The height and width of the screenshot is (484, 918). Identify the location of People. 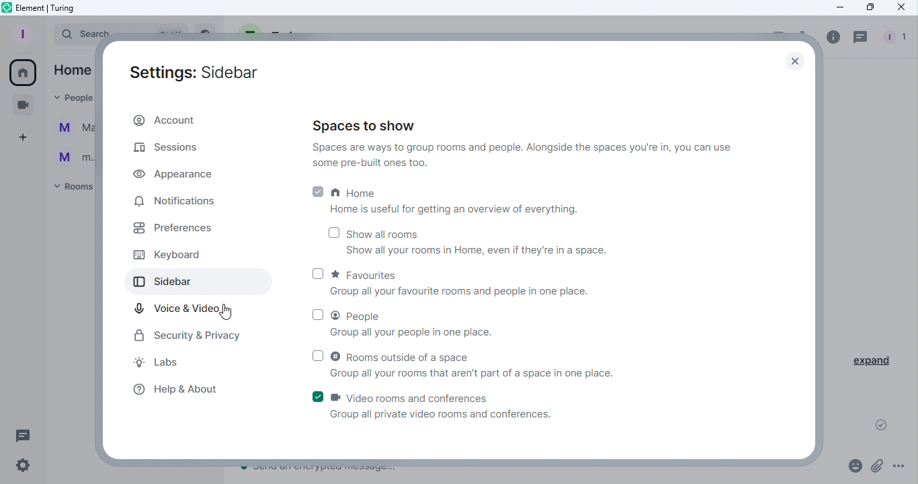
(464, 321).